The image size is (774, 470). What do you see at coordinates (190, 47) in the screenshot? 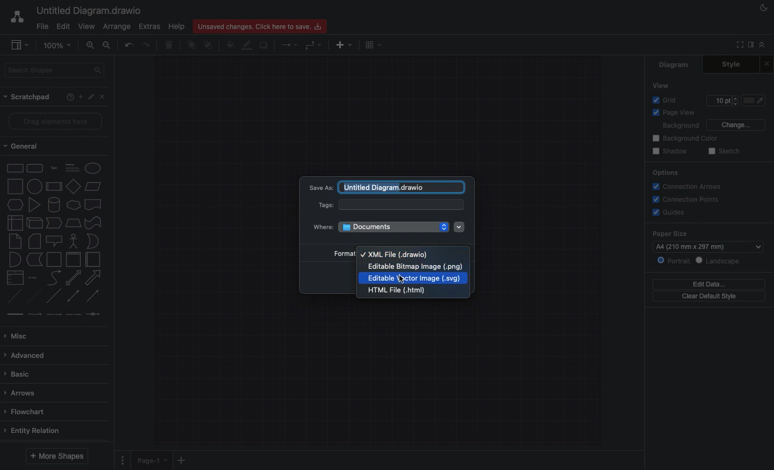
I see `To front` at bounding box center [190, 47].